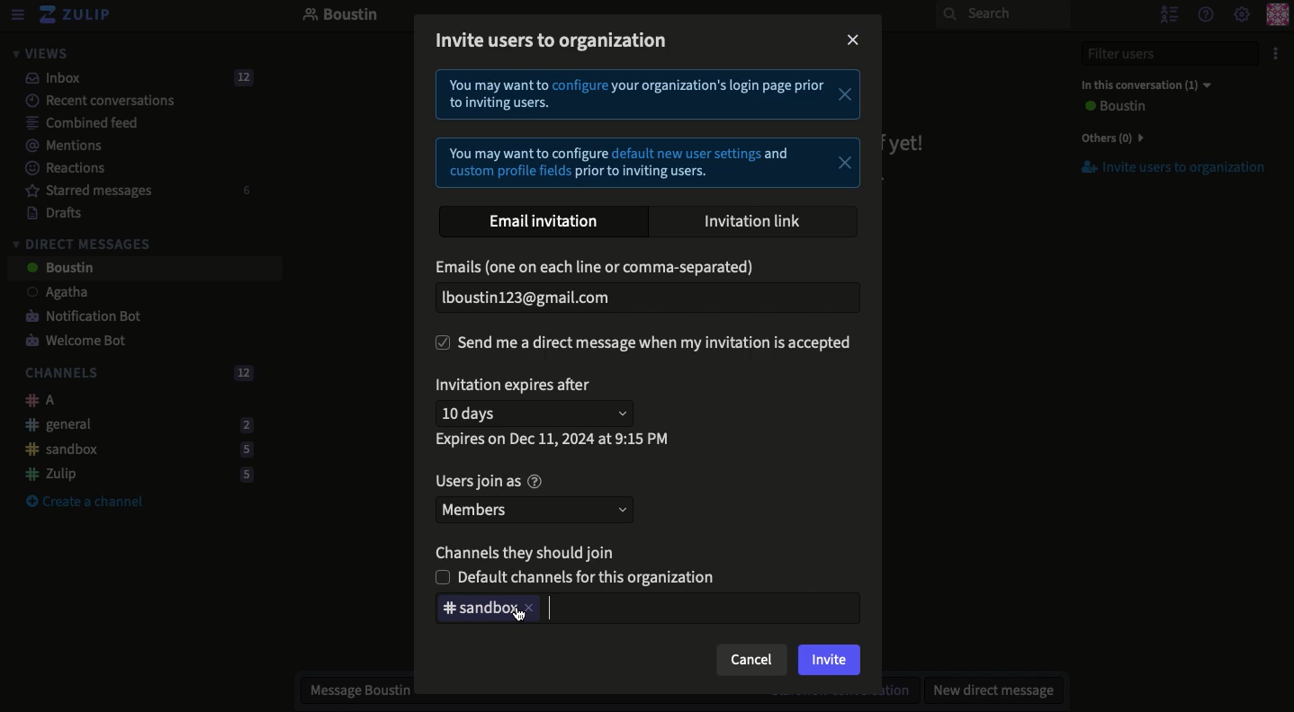 The height and width of the screenshot is (712, 1294). I want to click on Invite, so click(830, 662).